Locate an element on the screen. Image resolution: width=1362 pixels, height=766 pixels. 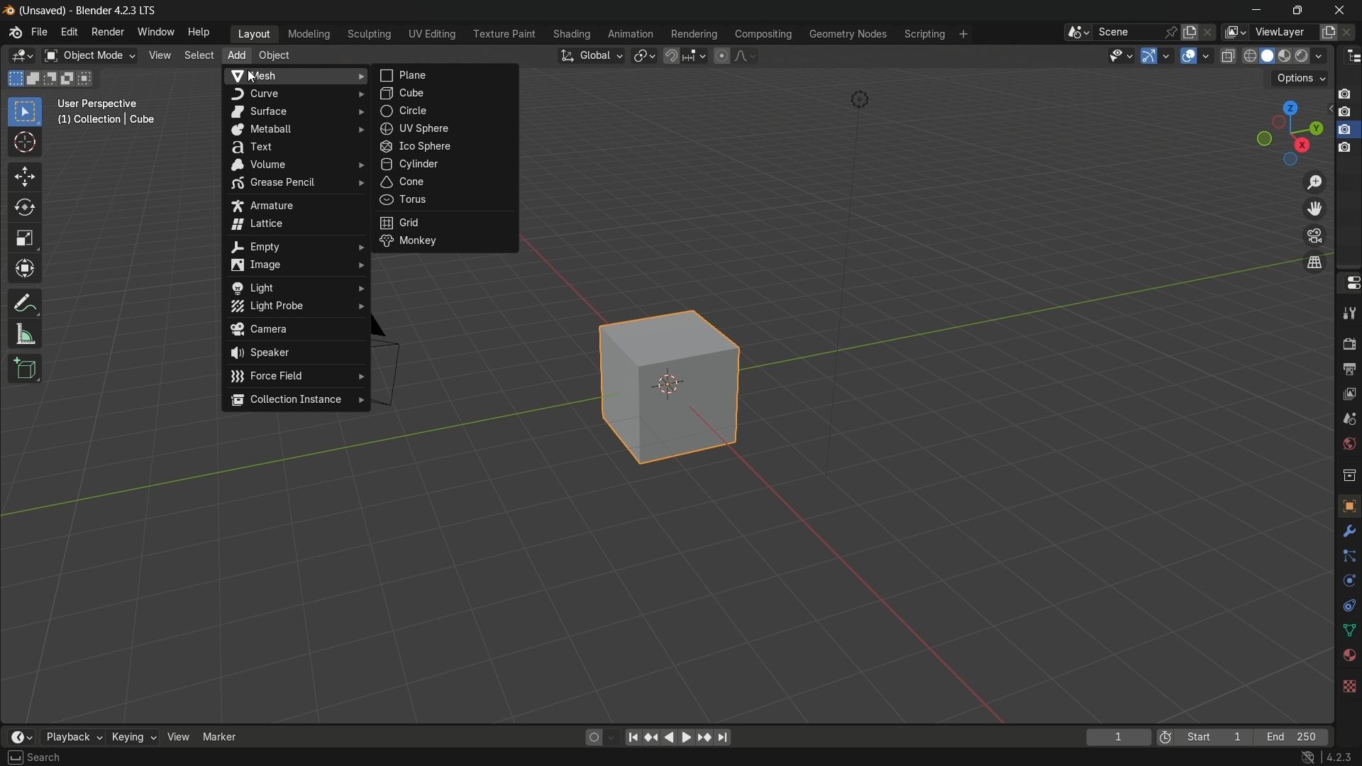
transformation orientation is located at coordinates (590, 56).